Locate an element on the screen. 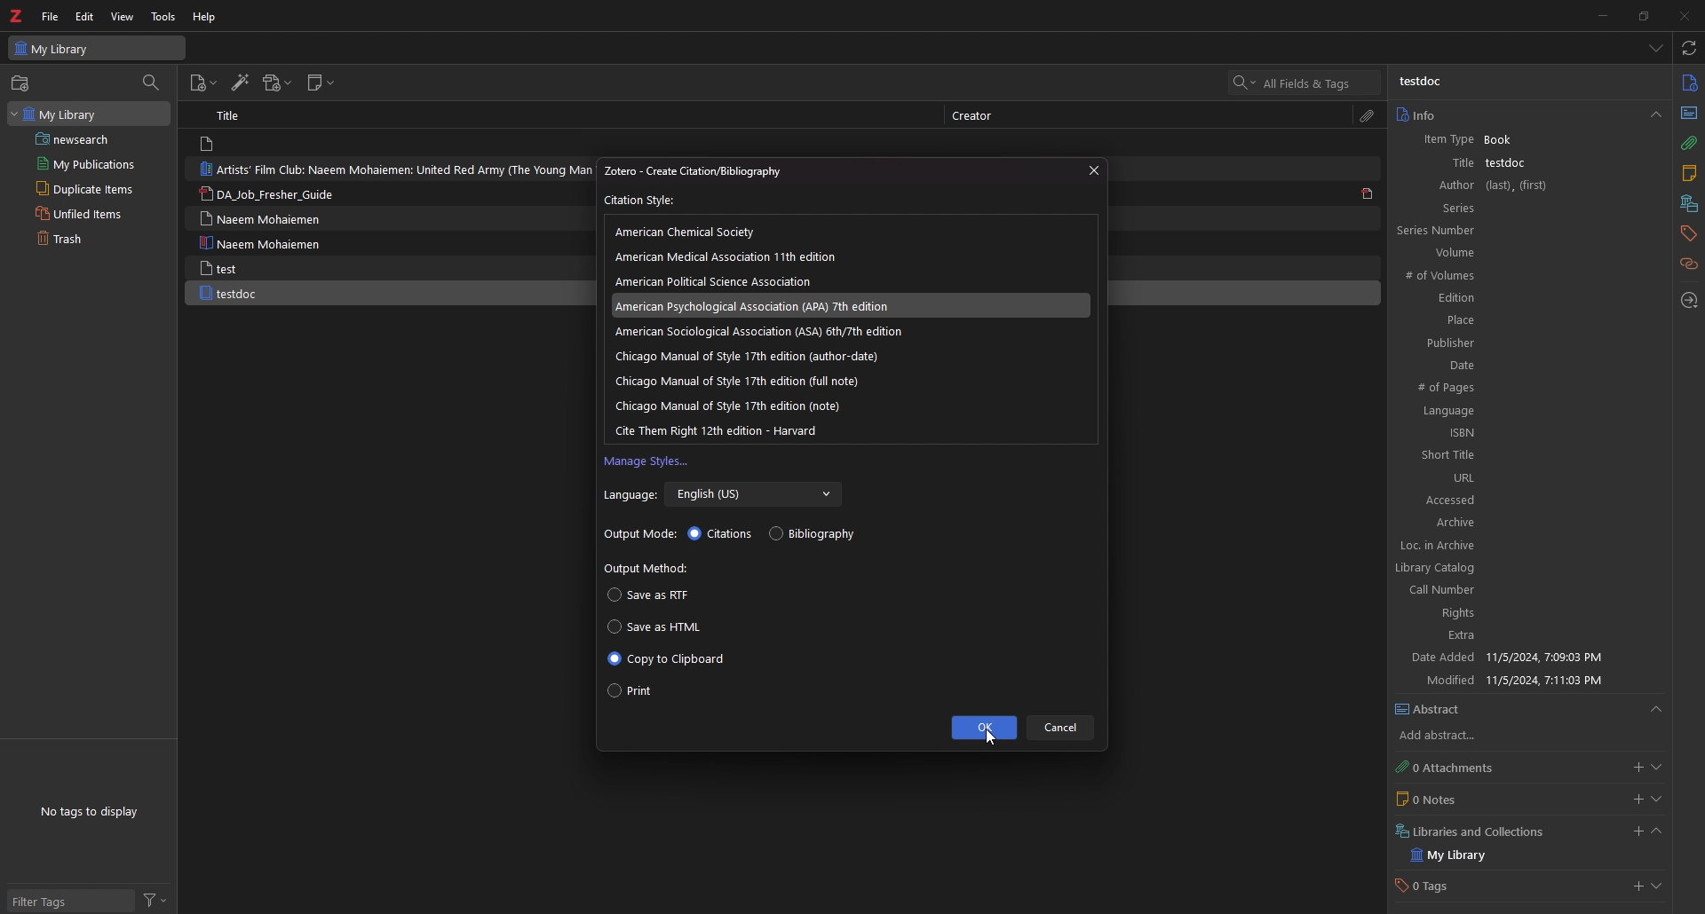 The width and height of the screenshot is (1705, 914). Languages is located at coordinates (1521, 412).